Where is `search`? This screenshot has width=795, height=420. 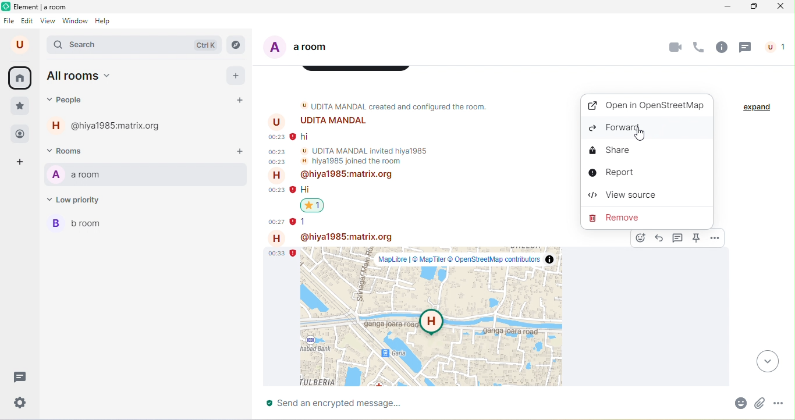
search is located at coordinates (134, 46).